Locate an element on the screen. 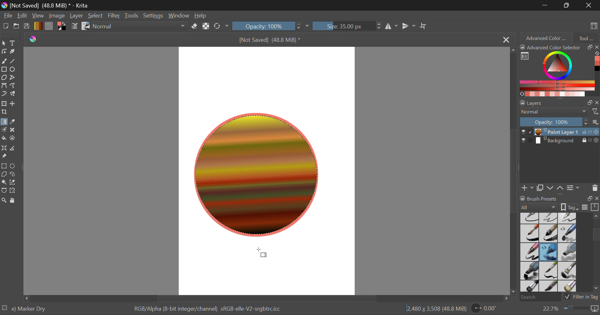 Image resolution: width=600 pixels, height=315 pixels. Search is located at coordinates (538, 298).